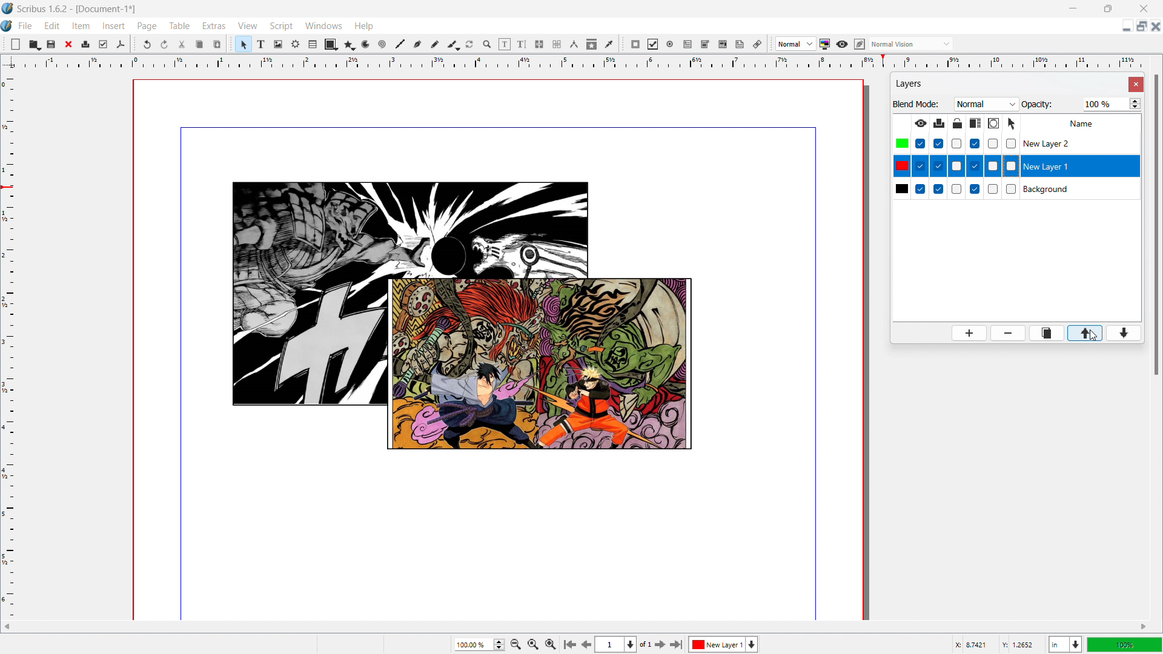 The image size is (1163, 654). I want to click on select the visyal appearance of the display, so click(911, 44).